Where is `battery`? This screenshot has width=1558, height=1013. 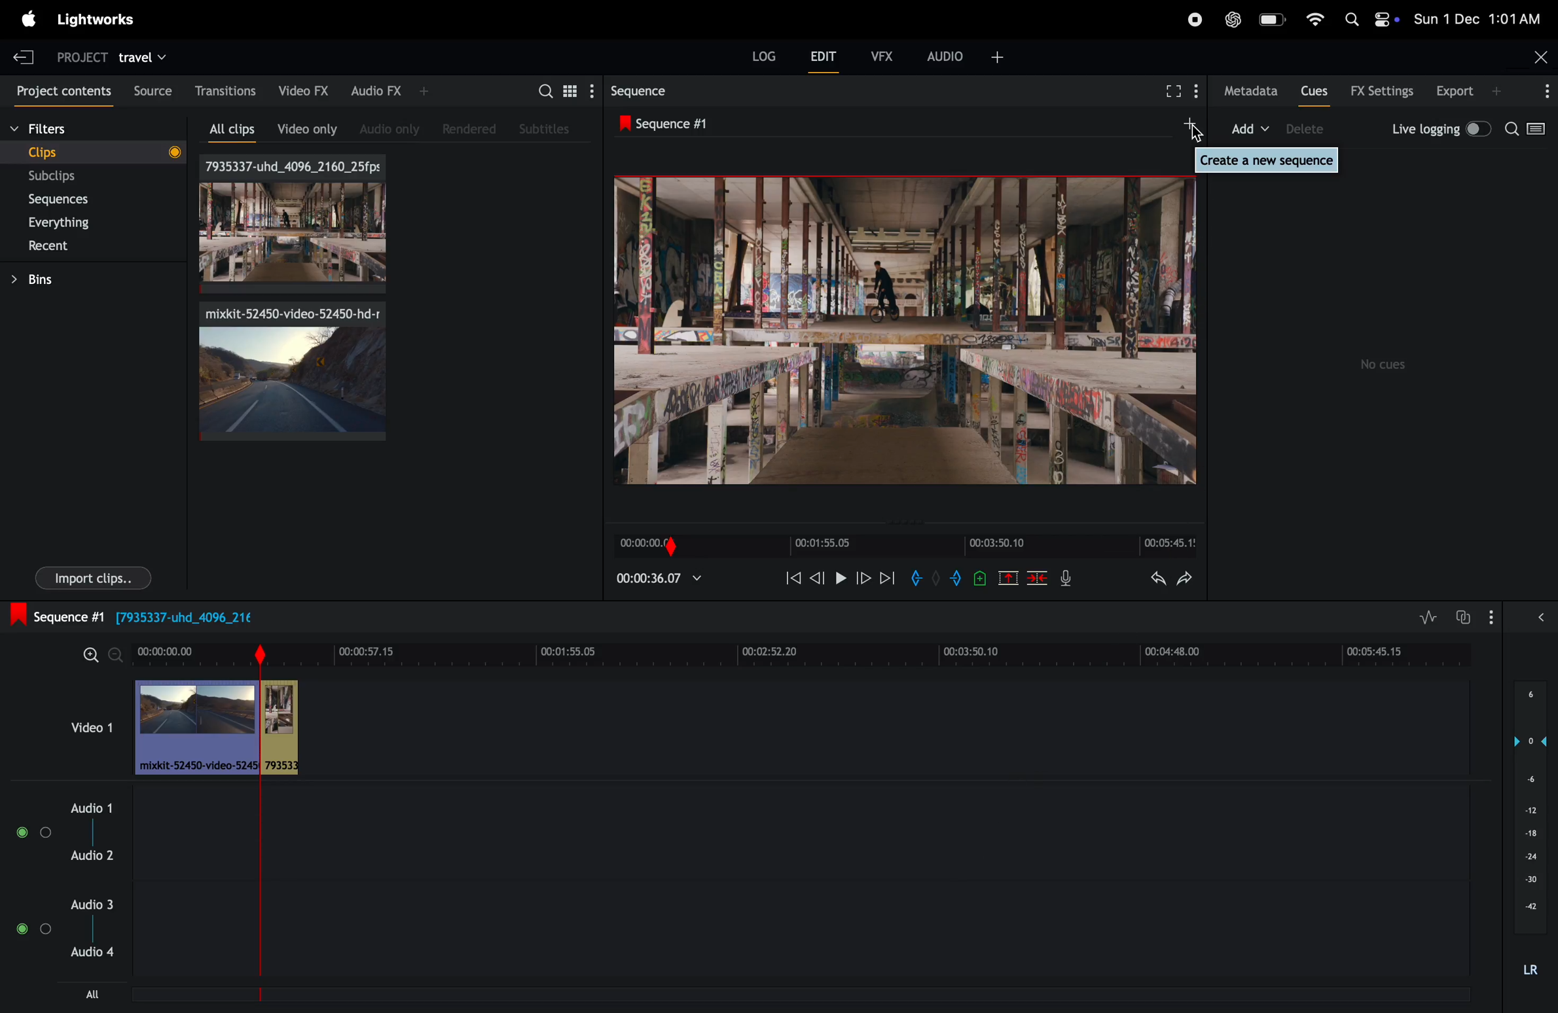 battery is located at coordinates (1272, 19).